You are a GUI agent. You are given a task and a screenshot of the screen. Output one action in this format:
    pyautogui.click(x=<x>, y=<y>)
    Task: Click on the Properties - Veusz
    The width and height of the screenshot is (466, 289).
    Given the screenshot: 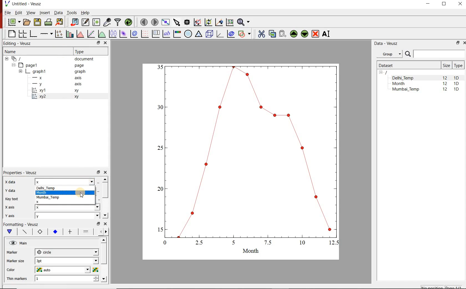 What is the action you would take?
    pyautogui.click(x=19, y=173)
    